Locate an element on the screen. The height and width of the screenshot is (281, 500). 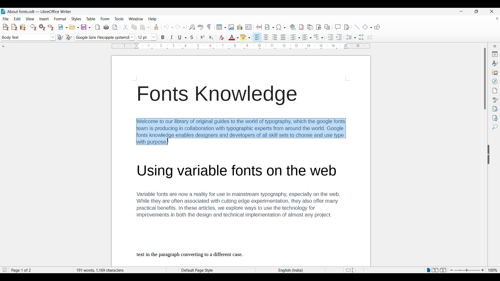
Book view is located at coordinates (443, 270).